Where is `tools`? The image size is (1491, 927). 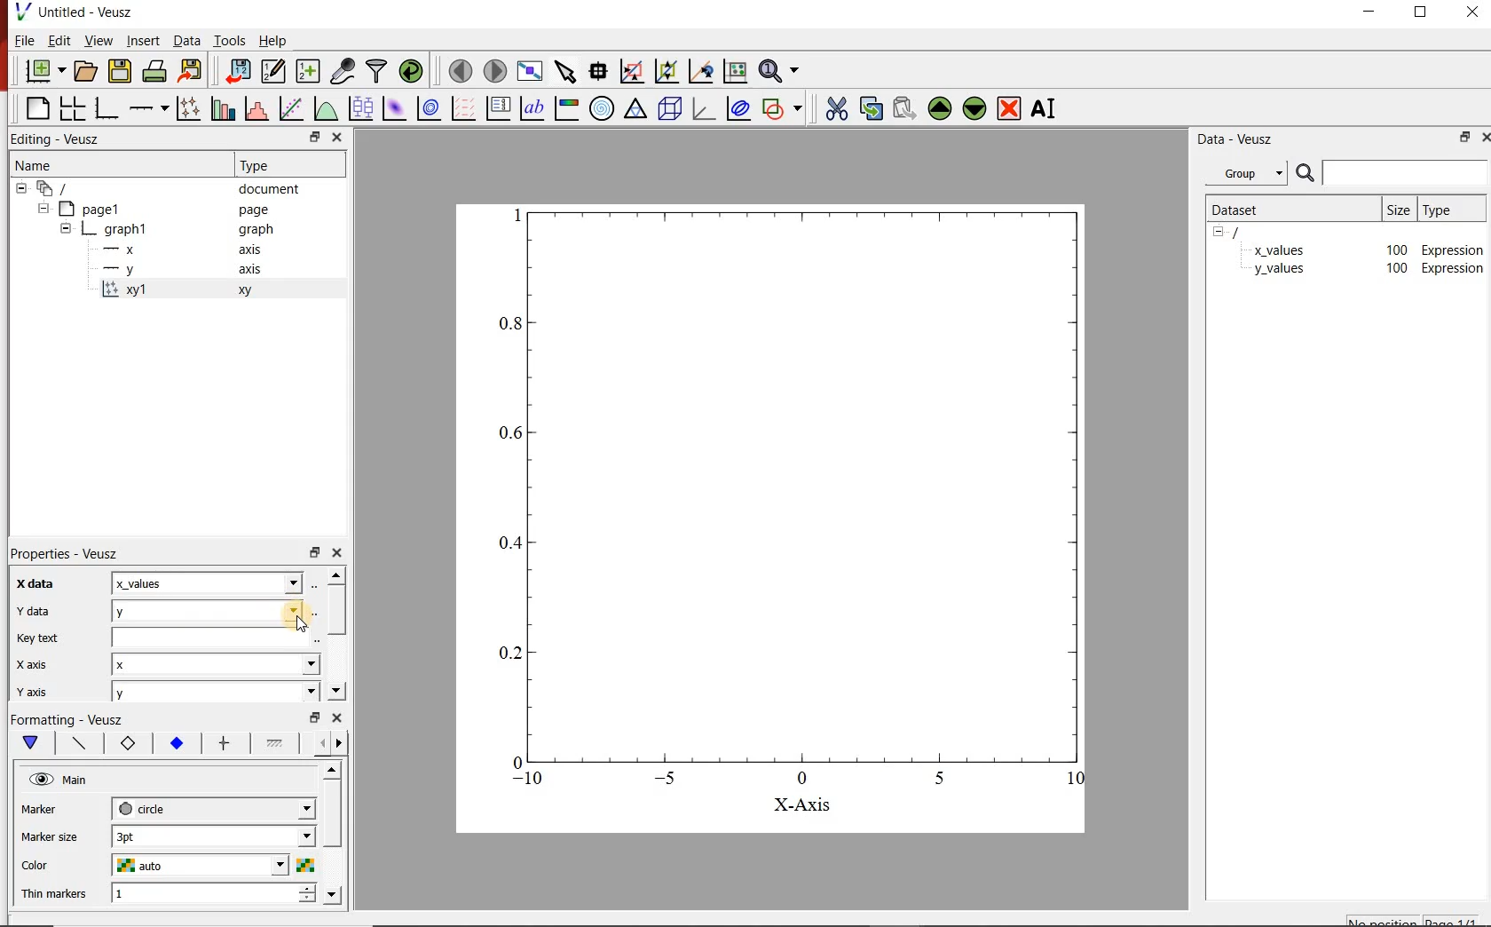 tools is located at coordinates (232, 40).